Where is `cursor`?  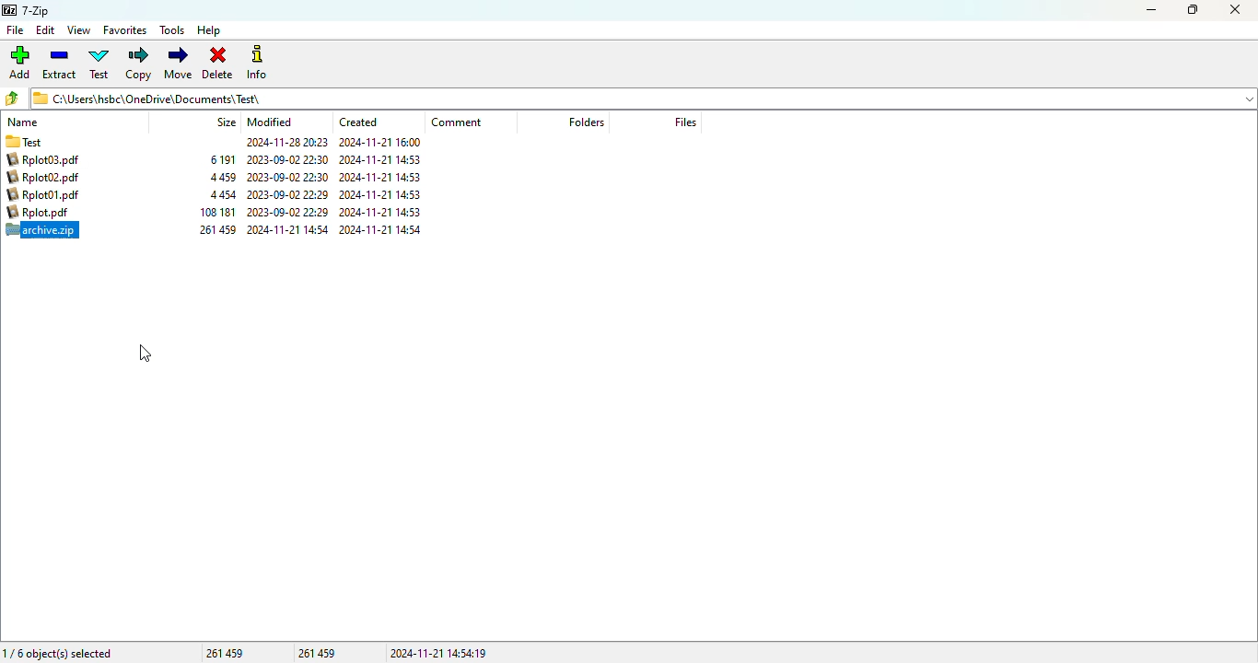
cursor is located at coordinates (146, 354).